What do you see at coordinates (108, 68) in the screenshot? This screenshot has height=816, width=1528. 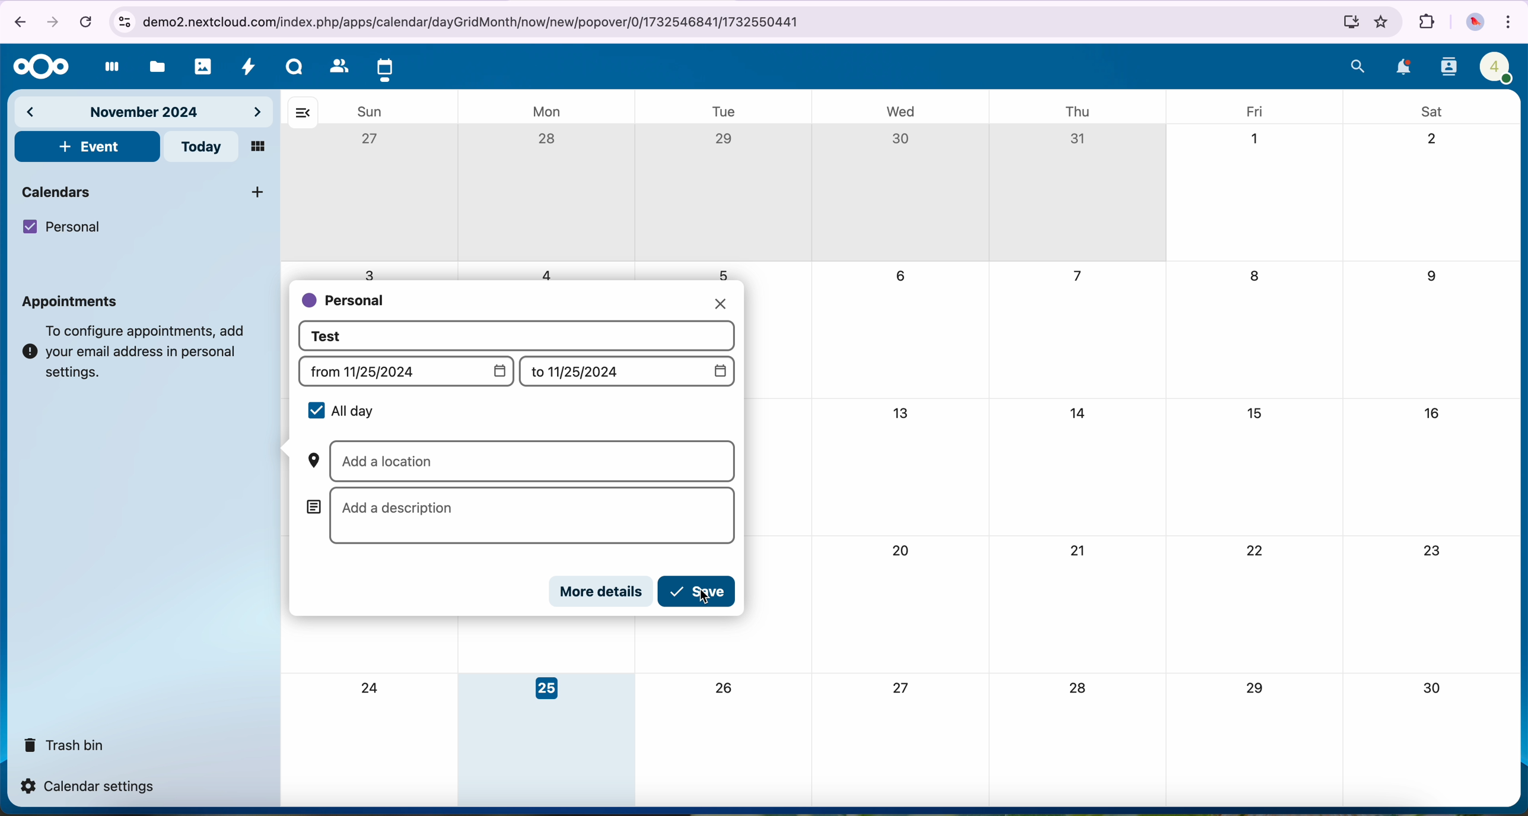 I see `dashboard` at bounding box center [108, 68].